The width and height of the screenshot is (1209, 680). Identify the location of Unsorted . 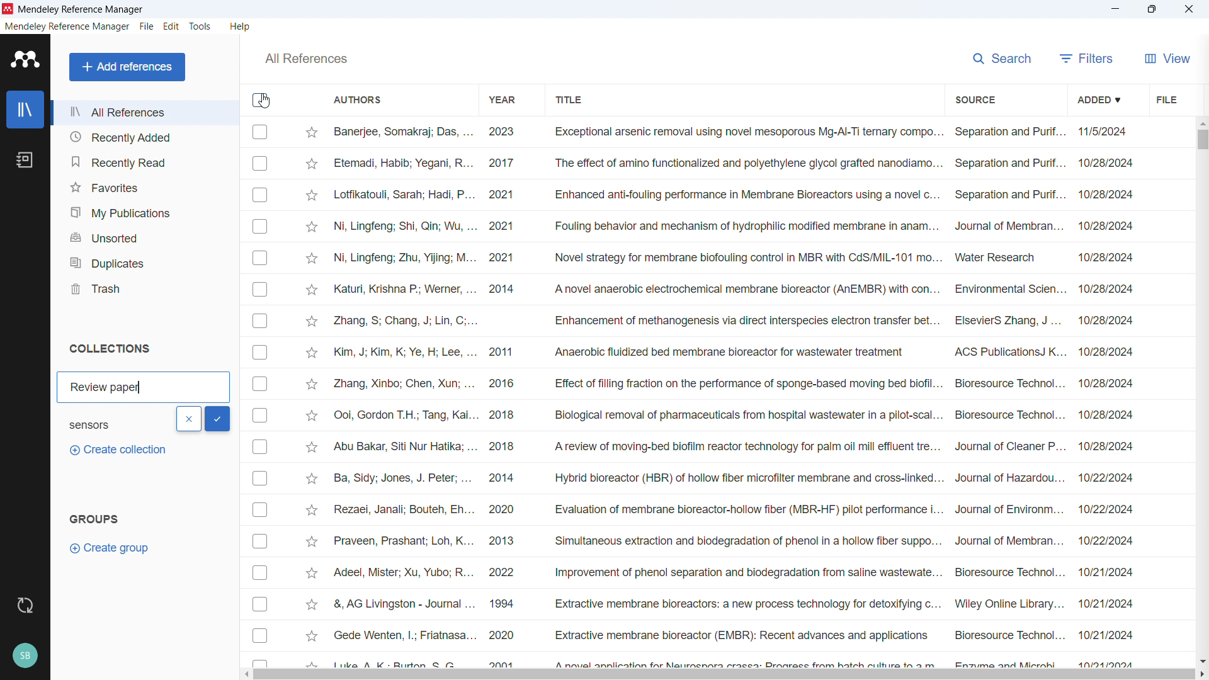
(144, 237).